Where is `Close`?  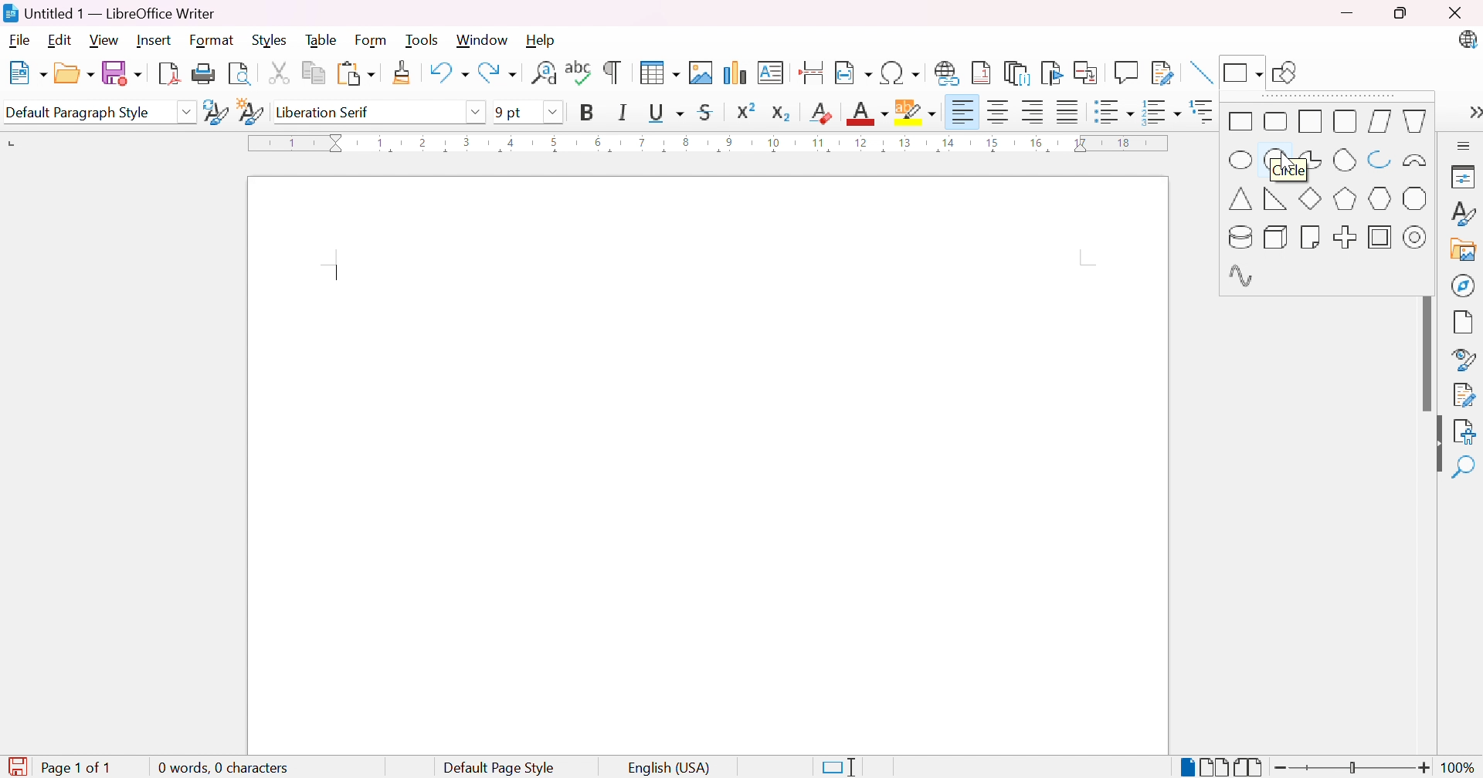 Close is located at coordinates (1453, 12).